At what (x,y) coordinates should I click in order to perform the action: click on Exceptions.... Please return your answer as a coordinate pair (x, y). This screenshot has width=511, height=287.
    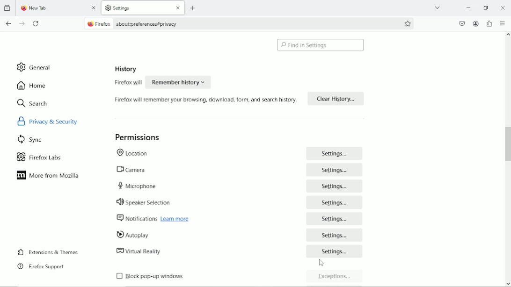
    Looking at the image, I should click on (336, 277).